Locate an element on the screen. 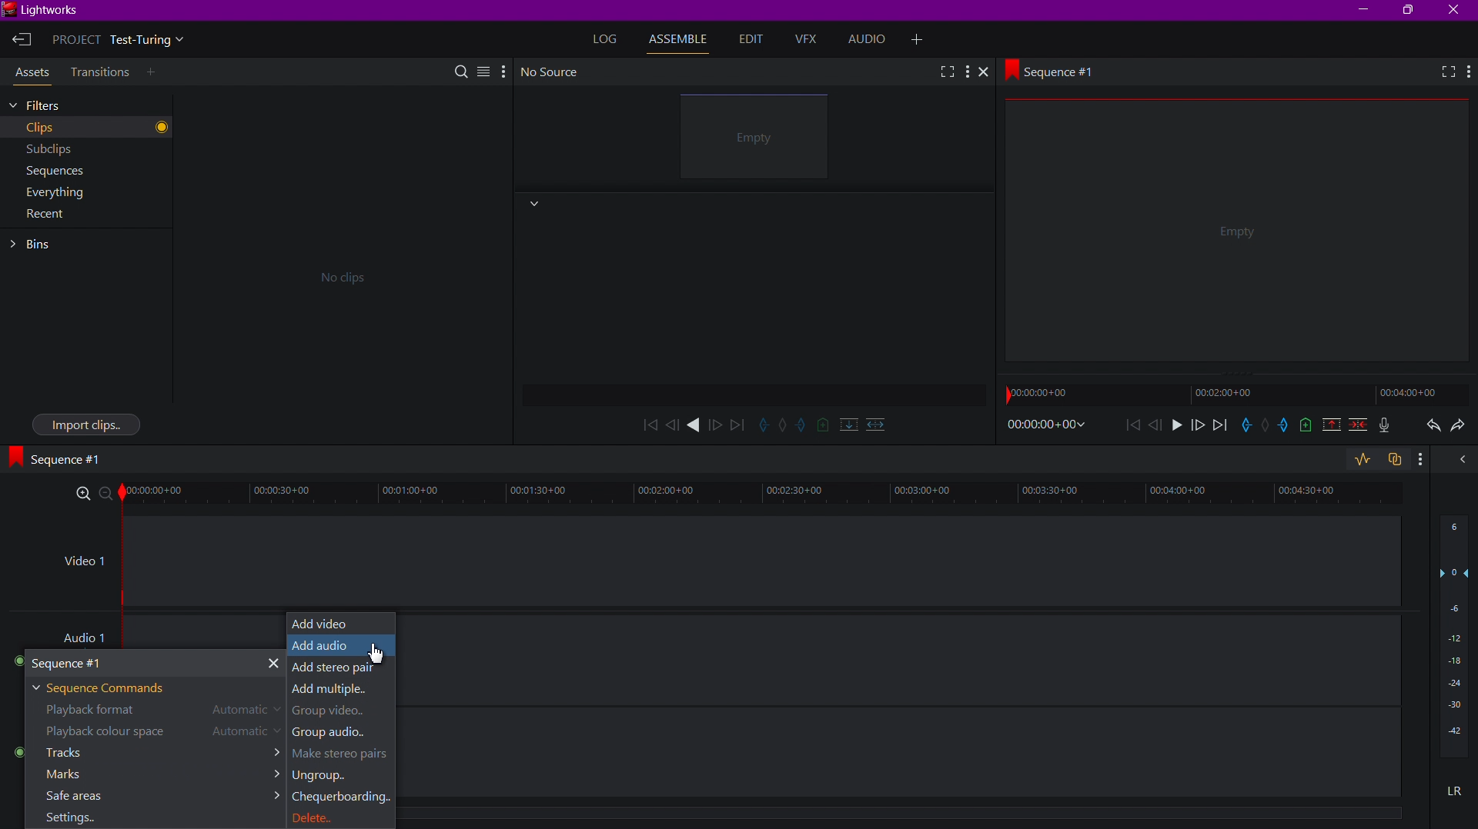  More is located at coordinates (968, 72).